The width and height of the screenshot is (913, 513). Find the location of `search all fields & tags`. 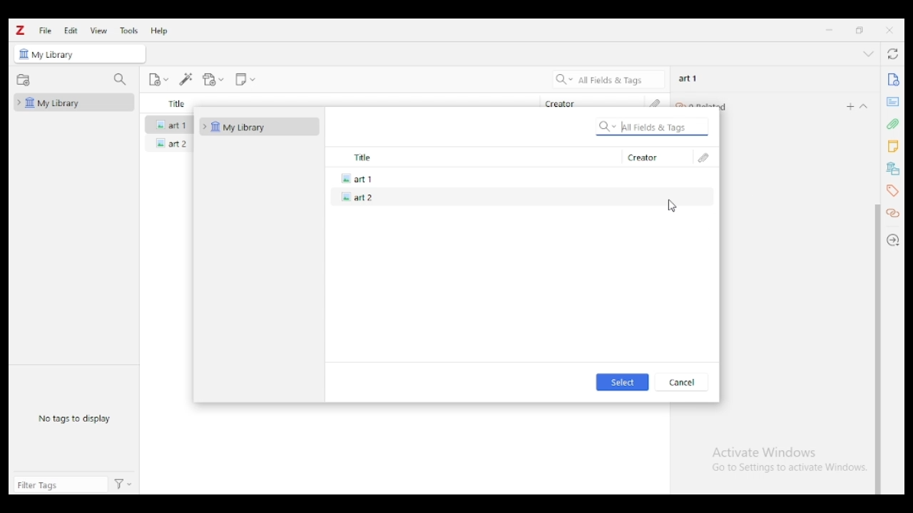

search all fields & tags is located at coordinates (609, 79).